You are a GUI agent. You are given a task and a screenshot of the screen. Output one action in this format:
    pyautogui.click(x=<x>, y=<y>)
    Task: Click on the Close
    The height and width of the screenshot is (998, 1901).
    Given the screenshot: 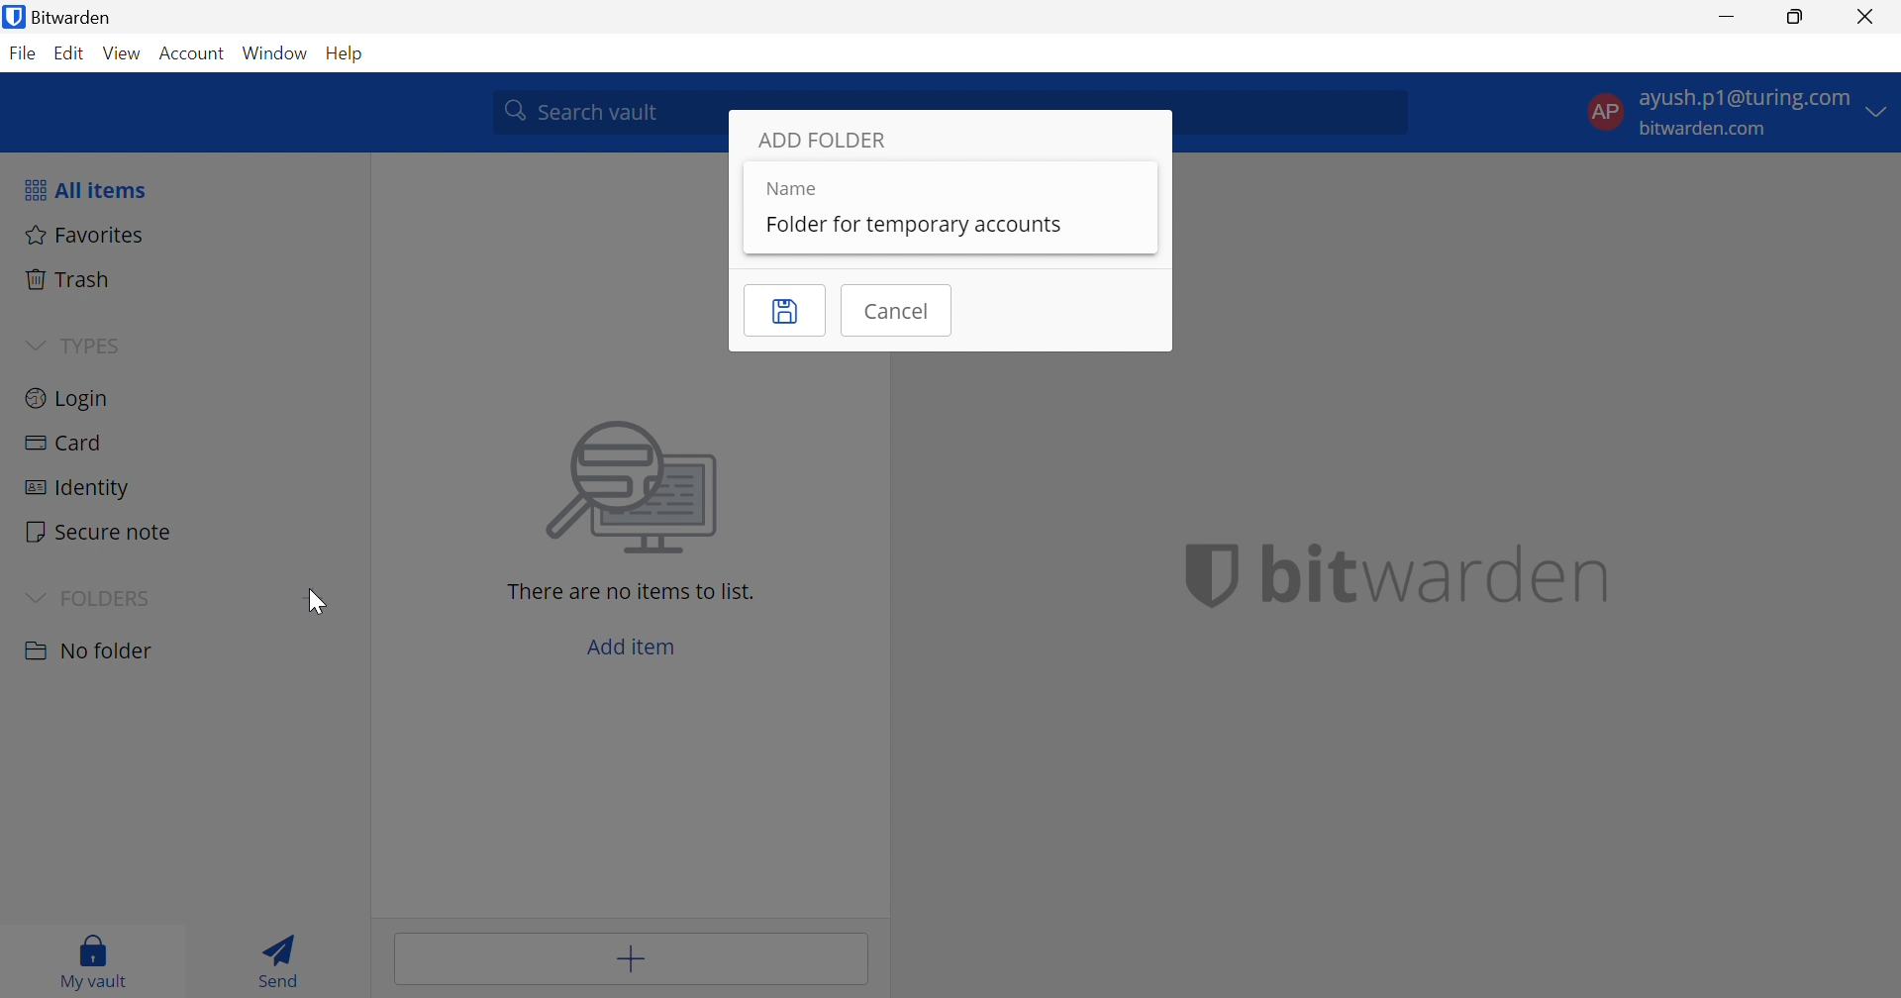 What is the action you would take?
    pyautogui.click(x=1863, y=17)
    